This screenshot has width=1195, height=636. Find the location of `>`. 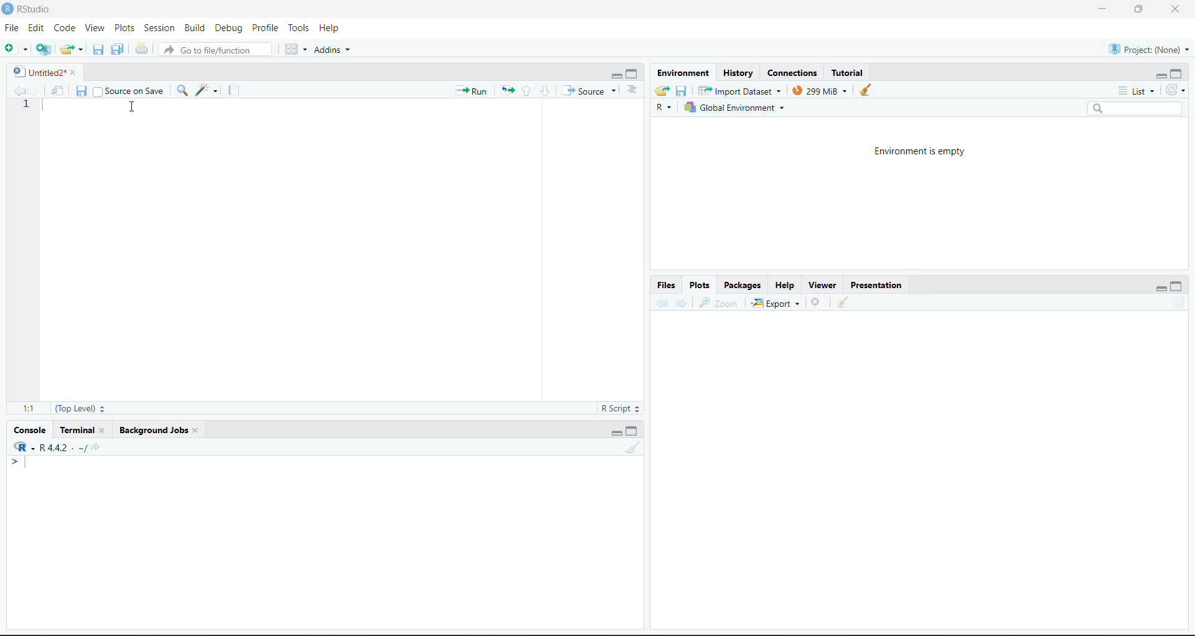

> is located at coordinates (16, 461).